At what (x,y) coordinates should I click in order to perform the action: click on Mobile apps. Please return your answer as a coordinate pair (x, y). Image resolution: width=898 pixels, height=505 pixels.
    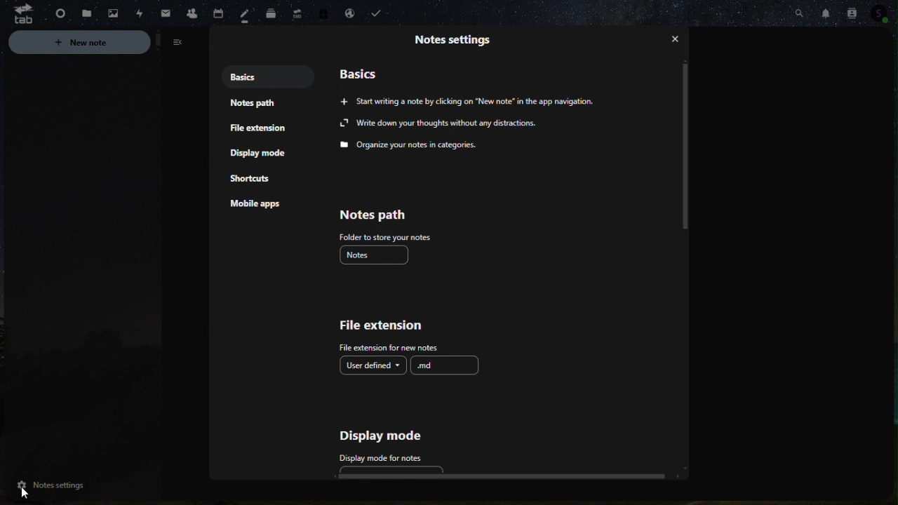
    Looking at the image, I should click on (259, 204).